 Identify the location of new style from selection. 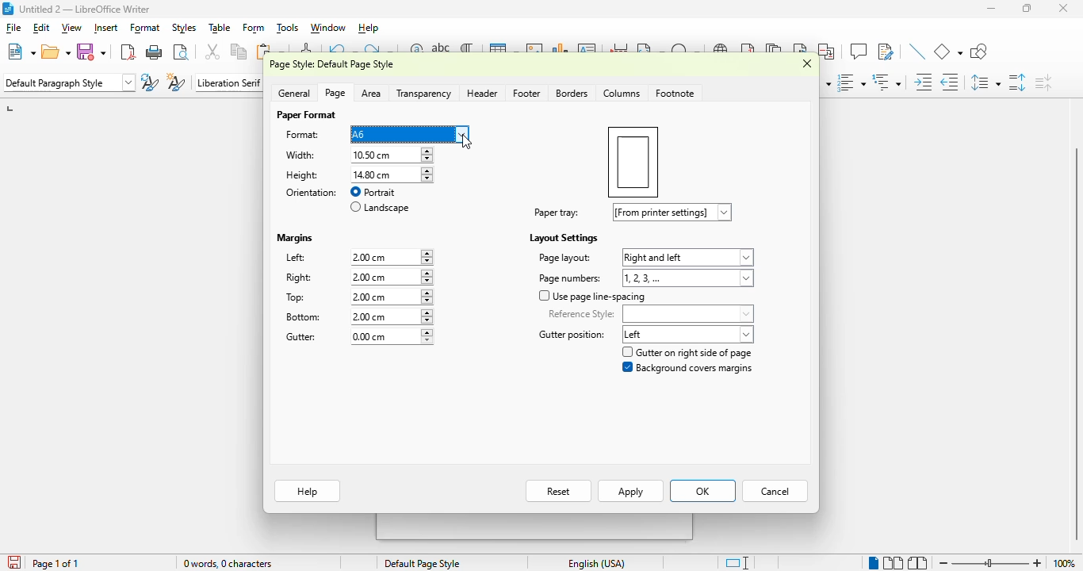
(177, 82).